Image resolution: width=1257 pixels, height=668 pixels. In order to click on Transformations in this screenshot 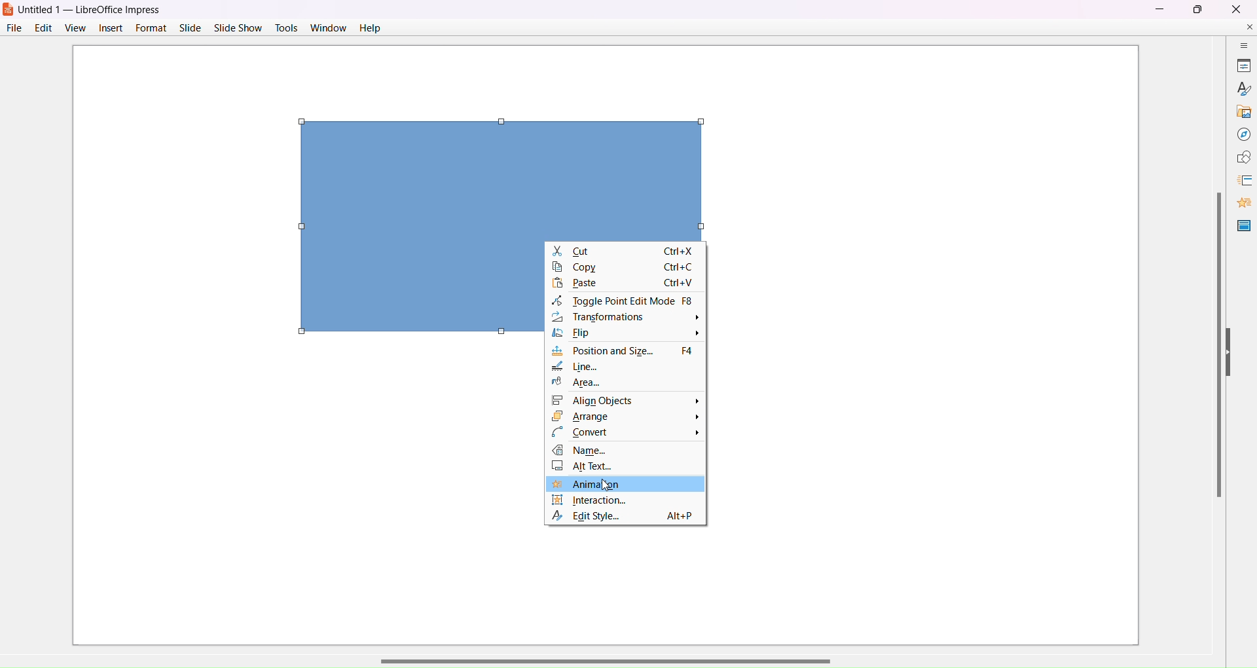, I will do `click(625, 318)`.